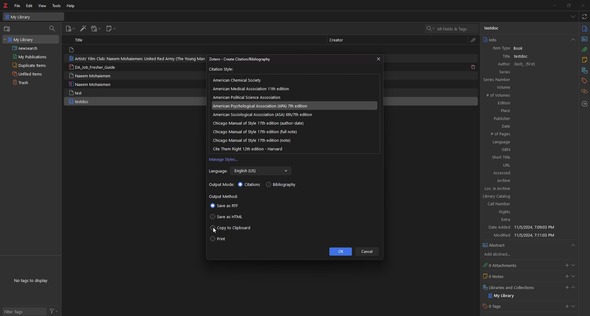 The width and height of the screenshot is (590, 316). What do you see at coordinates (584, 29) in the screenshot?
I see `info` at bounding box center [584, 29].